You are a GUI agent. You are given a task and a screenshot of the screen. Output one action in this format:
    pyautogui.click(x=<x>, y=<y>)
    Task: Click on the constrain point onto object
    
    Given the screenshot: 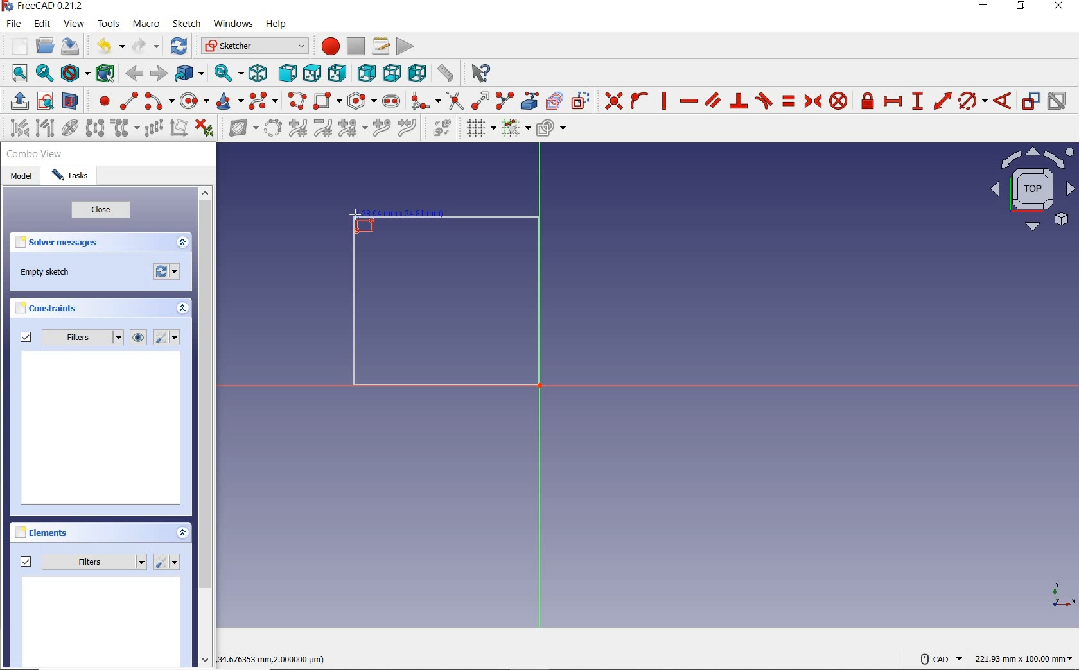 What is the action you would take?
    pyautogui.click(x=638, y=100)
    